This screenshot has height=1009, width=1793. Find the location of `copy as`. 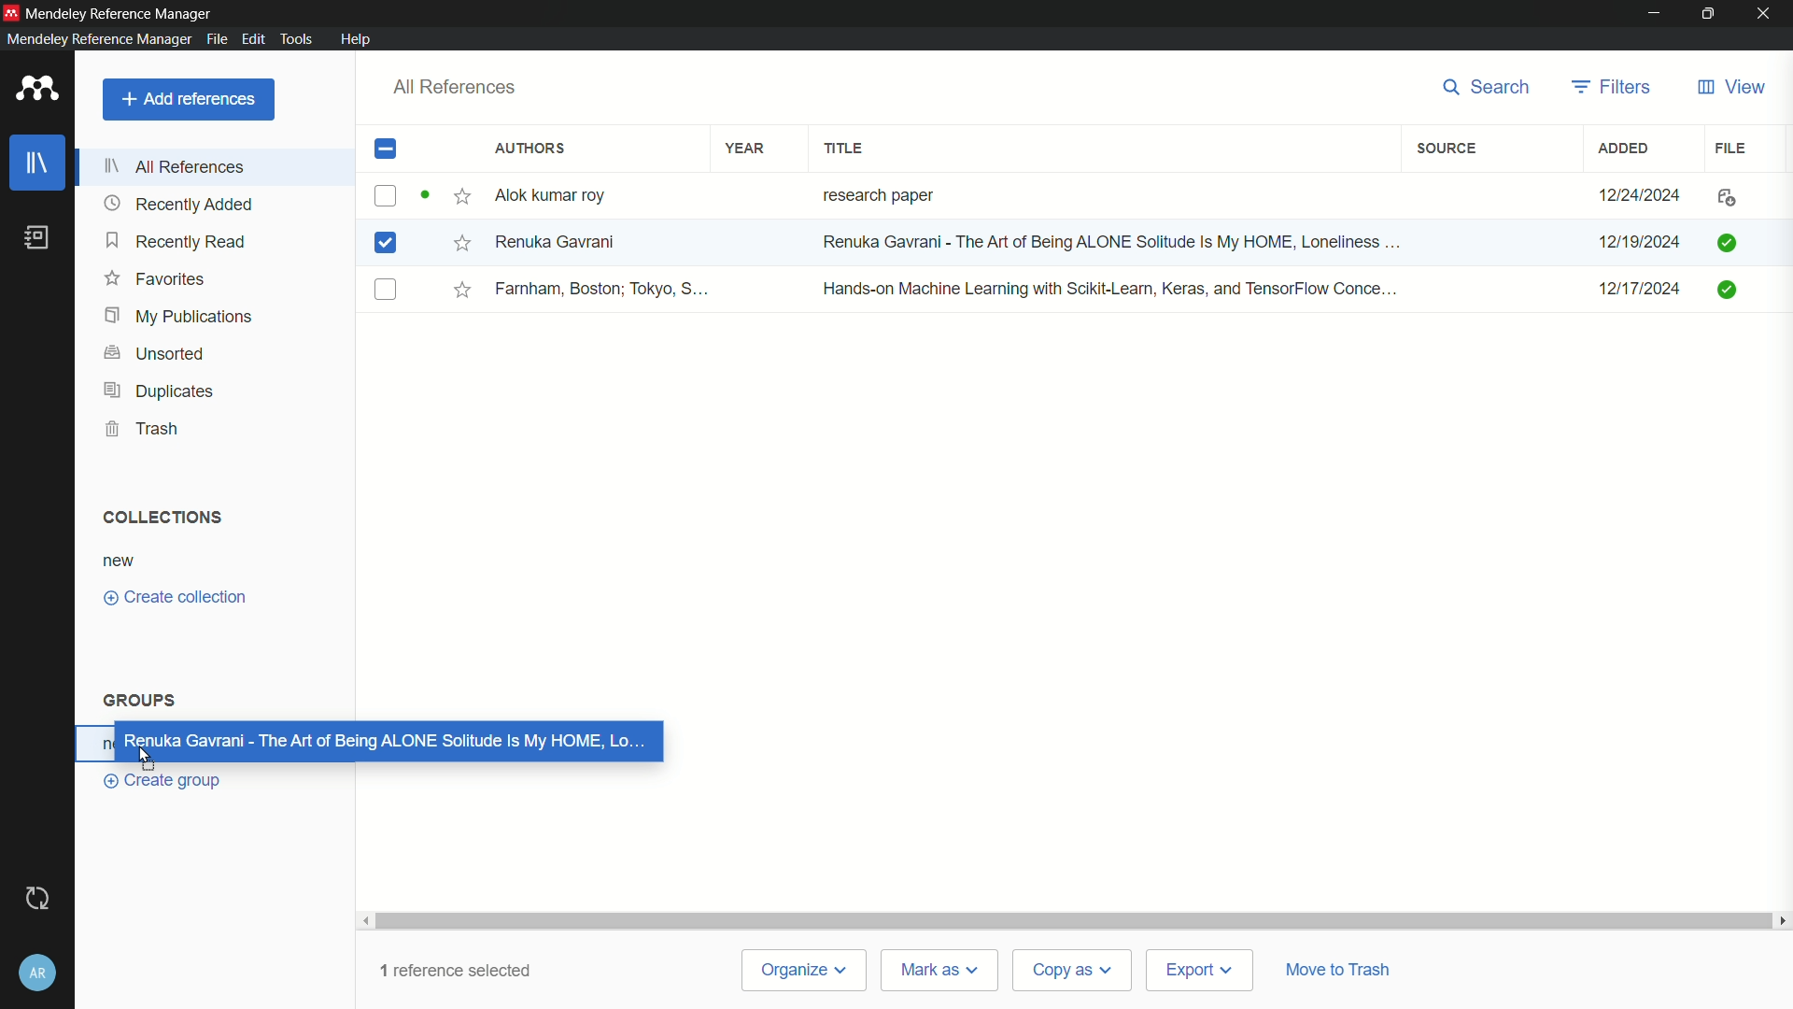

copy as is located at coordinates (1070, 972).